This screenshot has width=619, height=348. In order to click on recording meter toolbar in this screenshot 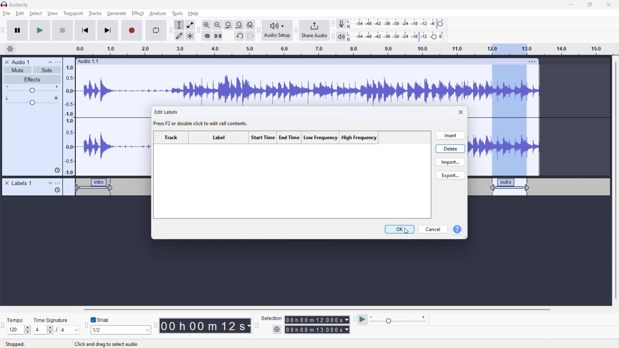, I will do `click(333, 24)`.